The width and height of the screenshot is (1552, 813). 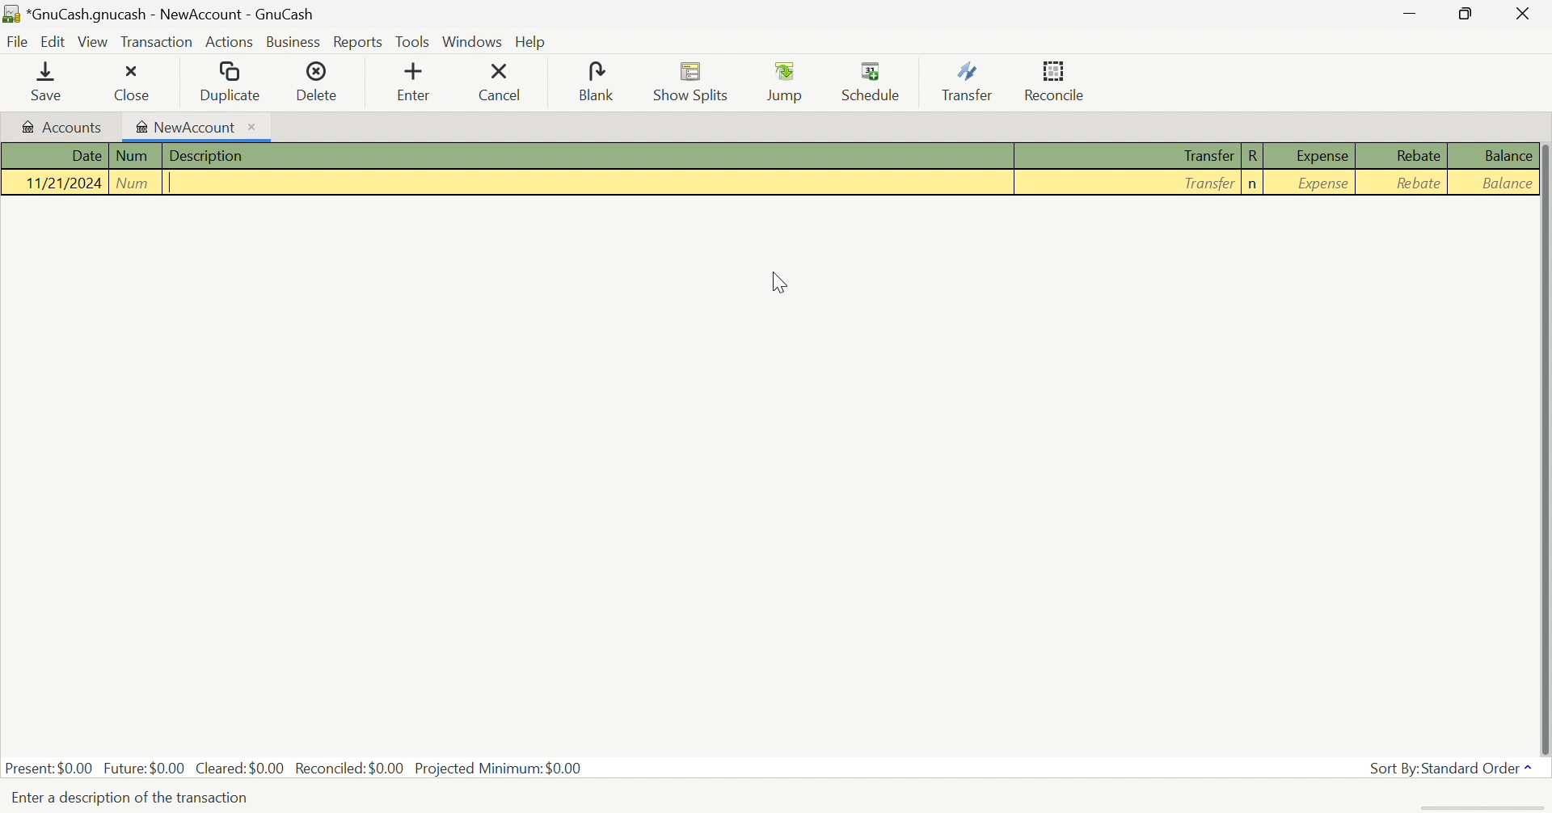 What do you see at coordinates (1315, 156) in the screenshot?
I see `Expense` at bounding box center [1315, 156].